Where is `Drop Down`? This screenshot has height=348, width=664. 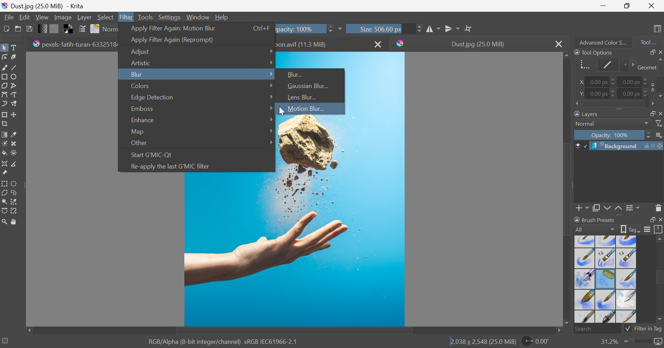 Drop Down is located at coordinates (271, 108).